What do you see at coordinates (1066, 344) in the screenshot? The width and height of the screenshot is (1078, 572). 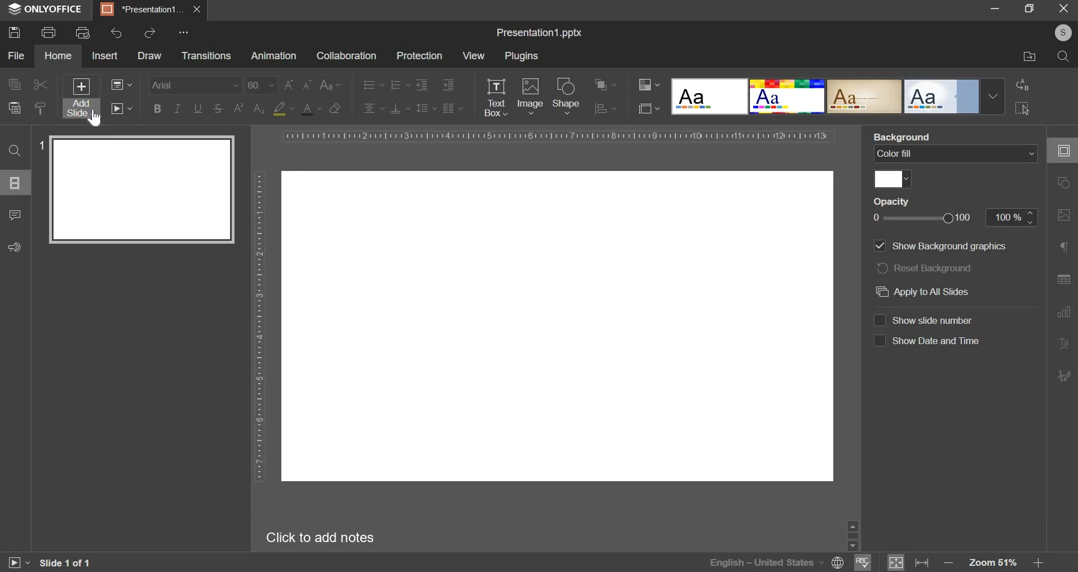 I see `text art settings` at bounding box center [1066, 344].